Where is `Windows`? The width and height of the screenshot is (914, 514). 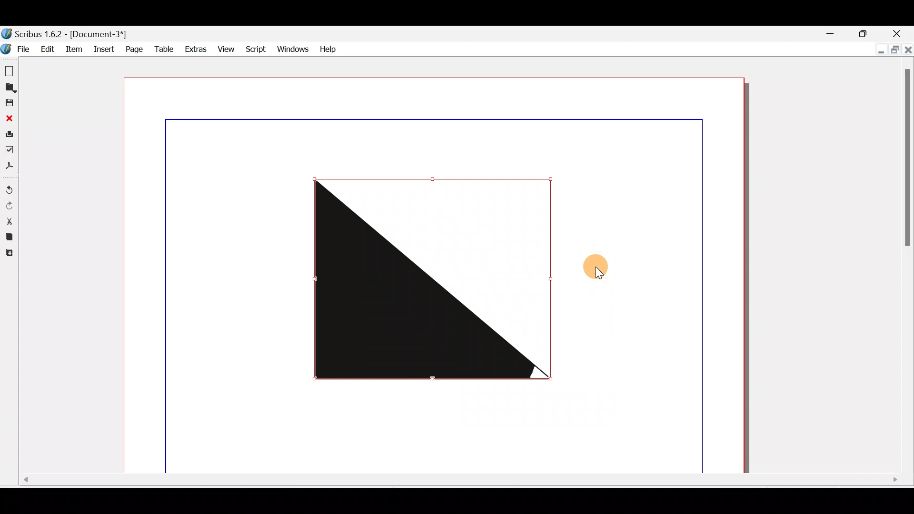
Windows is located at coordinates (291, 47).